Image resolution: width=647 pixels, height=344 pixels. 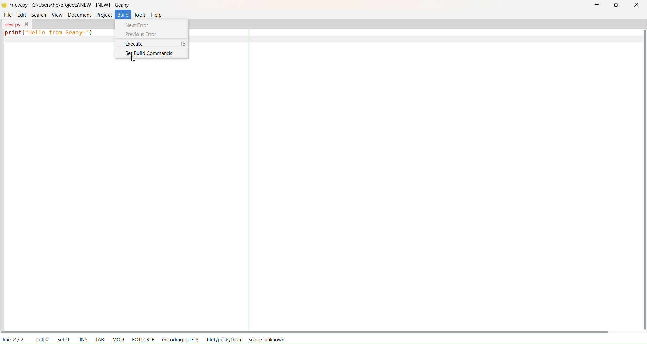 I want to click on set: 0, so click(x=65, y=339).